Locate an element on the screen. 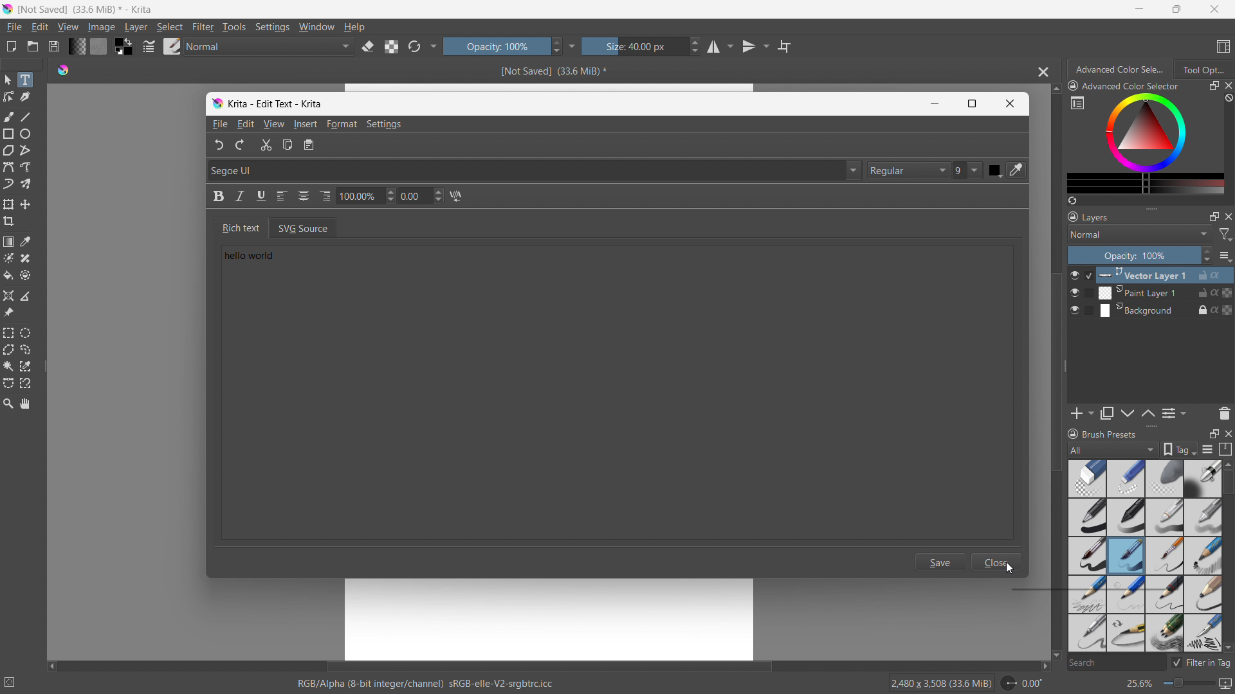 Image resolution: width=1235 pixels, height=694 pixels. new is located at coordinates (11, 46).